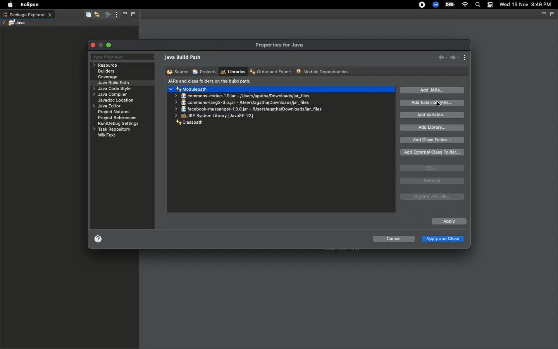 This screenshot has width=558, height=349. Describe the element at coordinates (110, 45) in the screenshot. I see `Maximize` at that location.